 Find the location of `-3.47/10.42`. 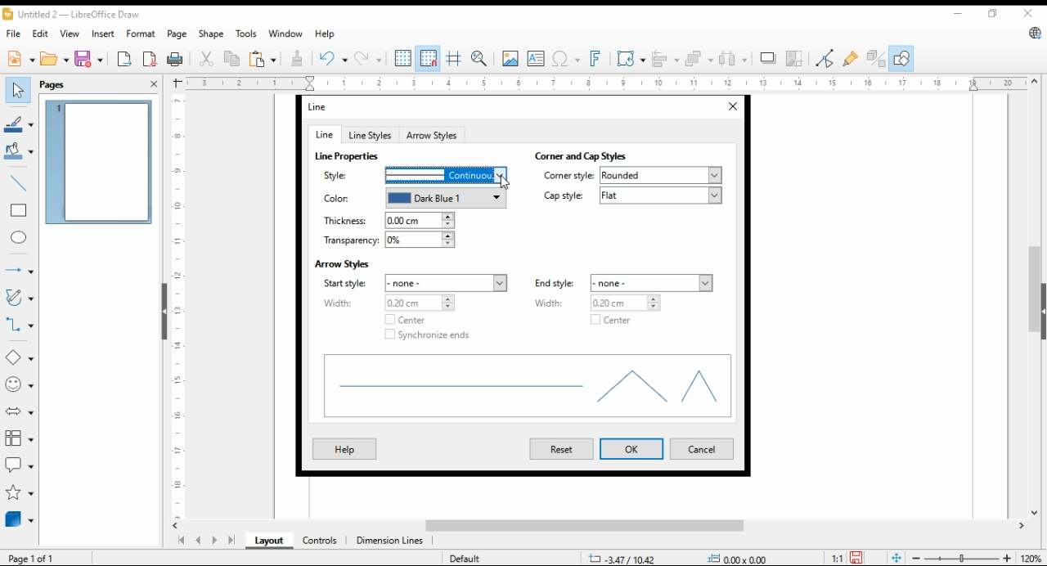

-3.47/10.42 is located at coordinates (622, 559).